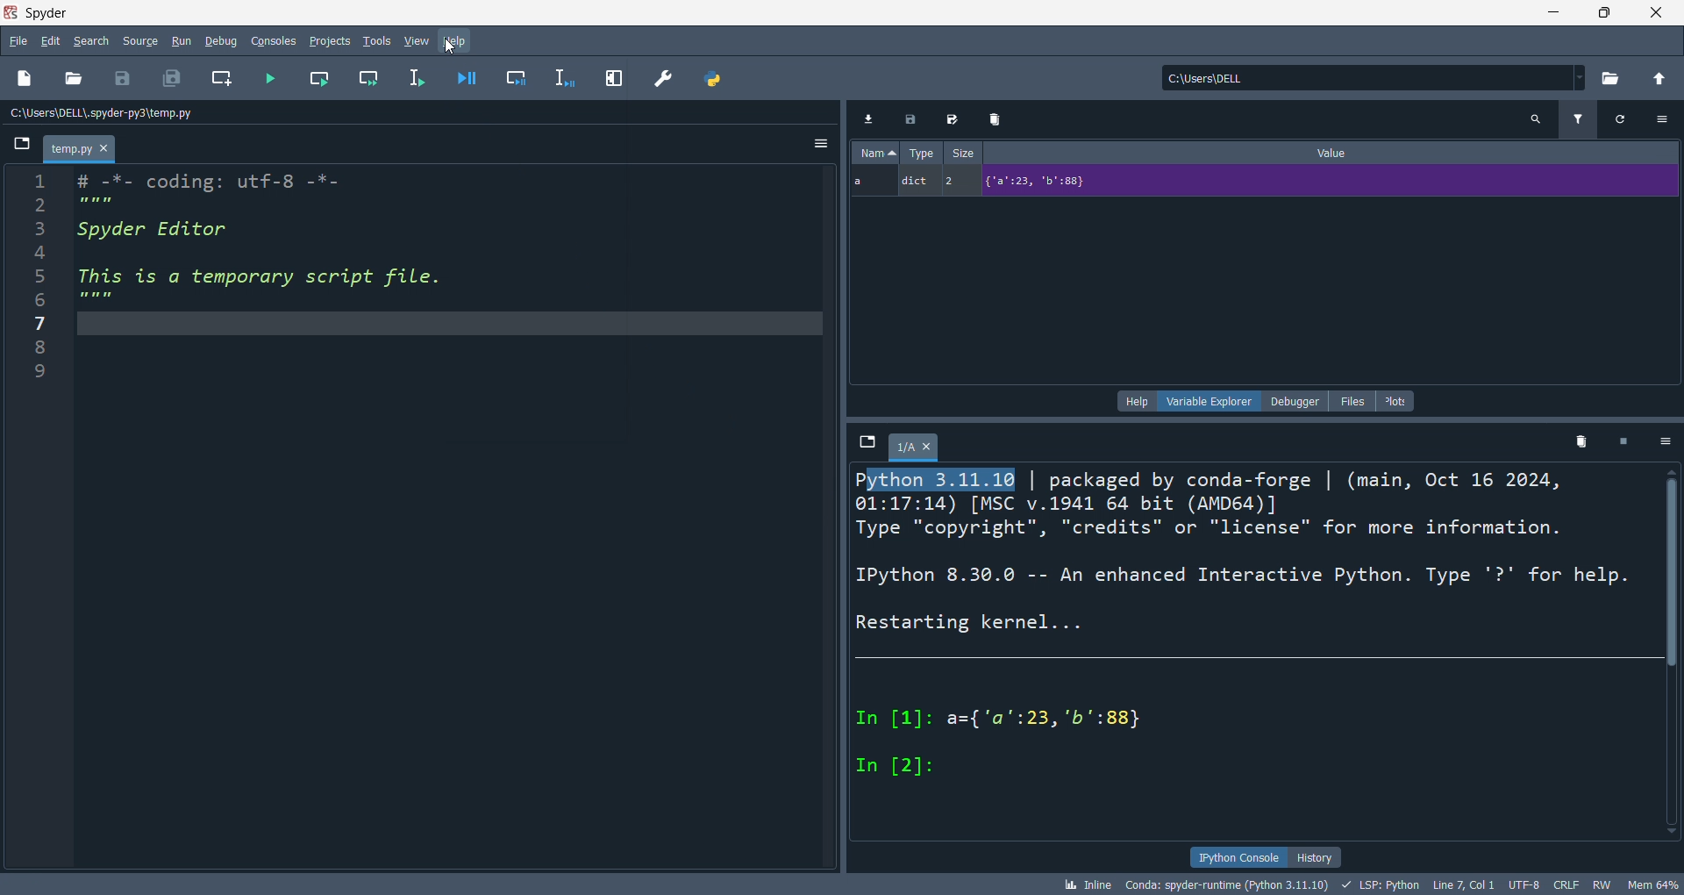 The width and height of the screenshot is (1684, 895). What do you see at coordinates (23, 145) in the screenshot?
I see `File` at bounding box center [23, 145].